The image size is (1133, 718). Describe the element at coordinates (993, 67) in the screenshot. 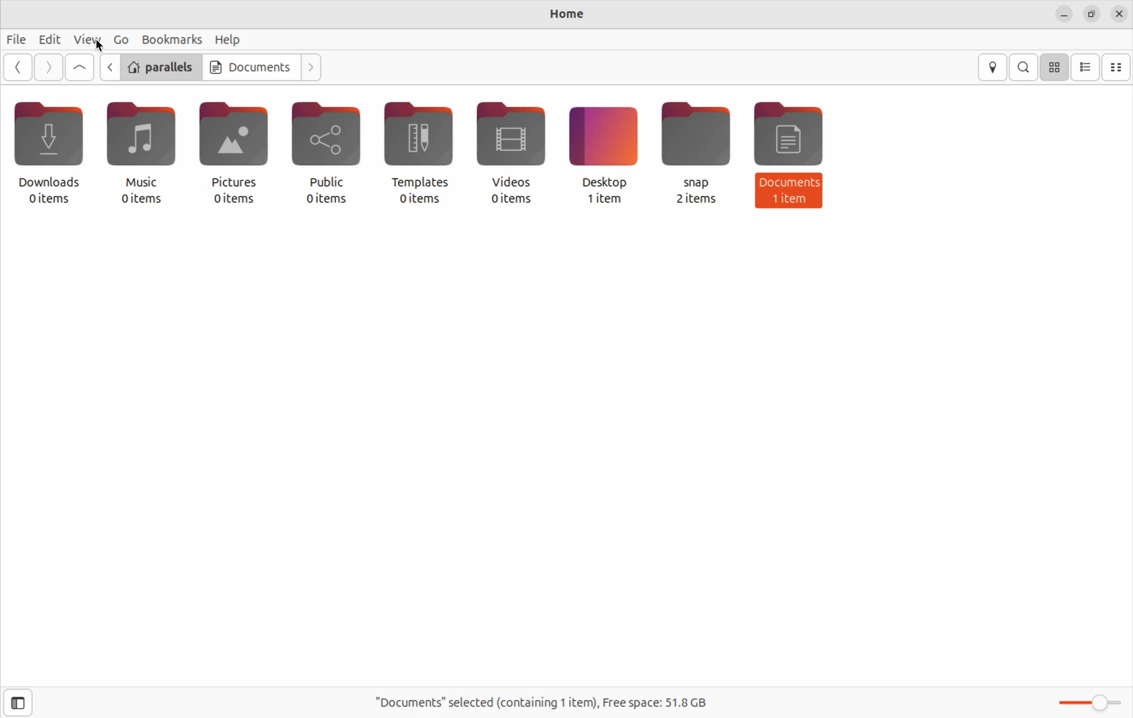

I see `location` at that location.